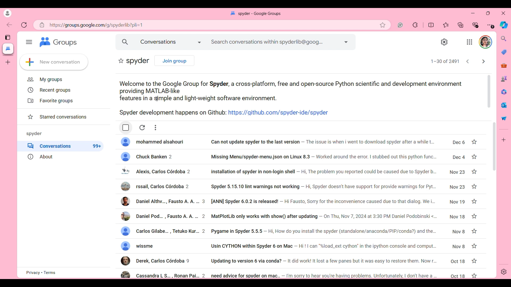 The height and width of the screenshot is (287, 511). I want to click on Current count w.r.t. total count, so click(445, 61).